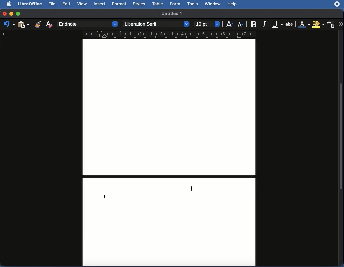  I want to click on Insert, so click(99, 4).